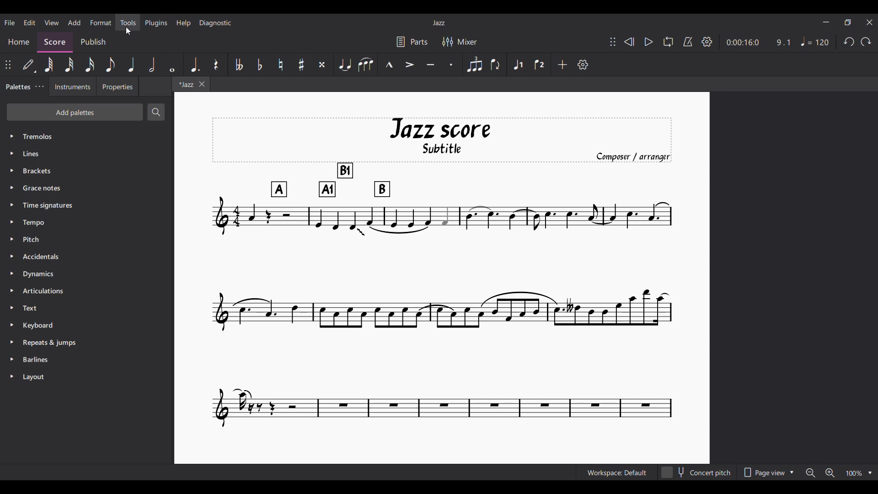  I want to click on Barlines, so click(87, 360).